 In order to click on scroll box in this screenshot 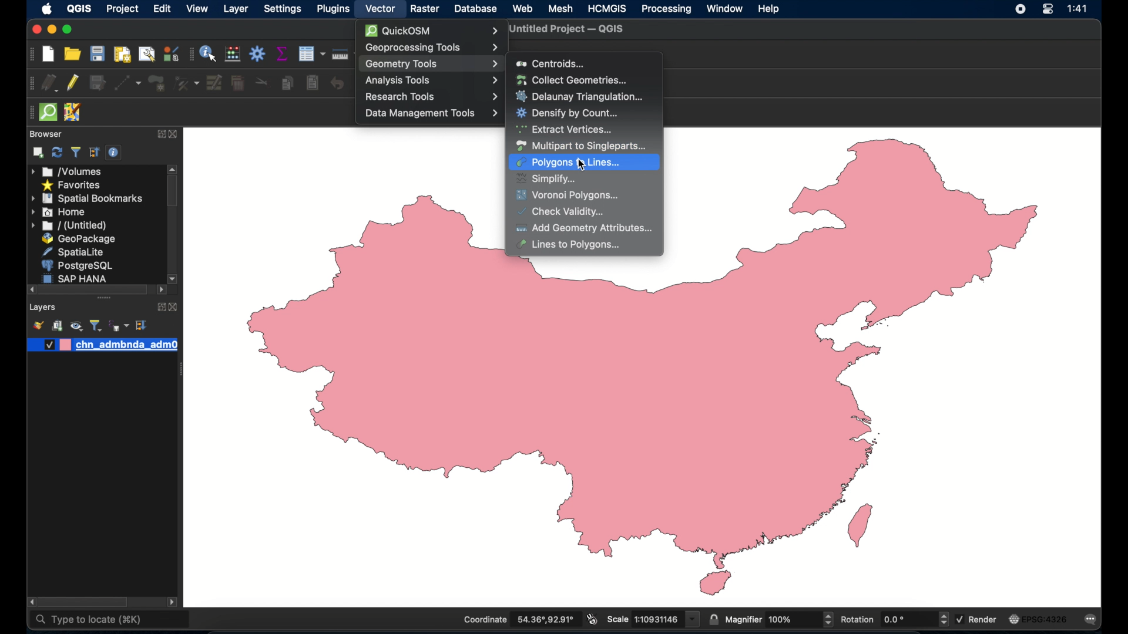, I will do `click(92, 289)`.